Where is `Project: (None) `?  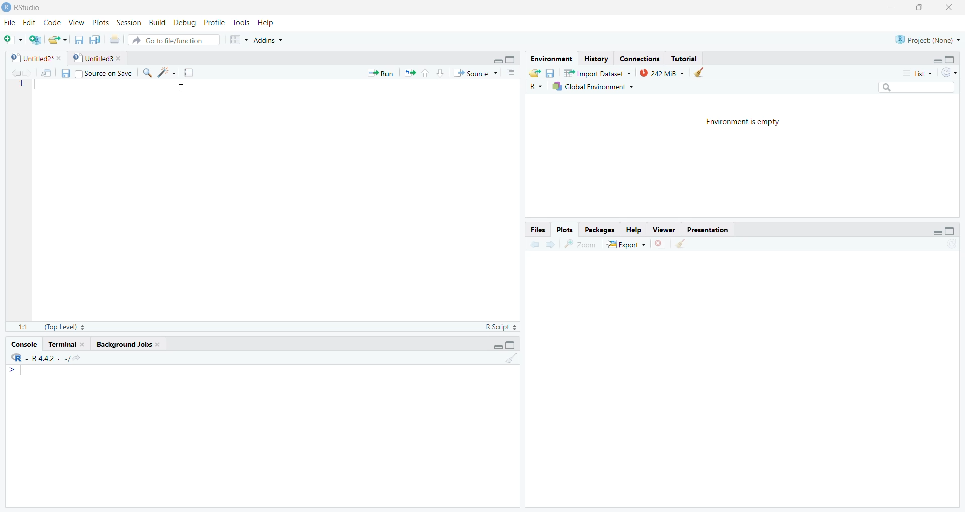 Project: (None)  is located at coordinates (927, 39).